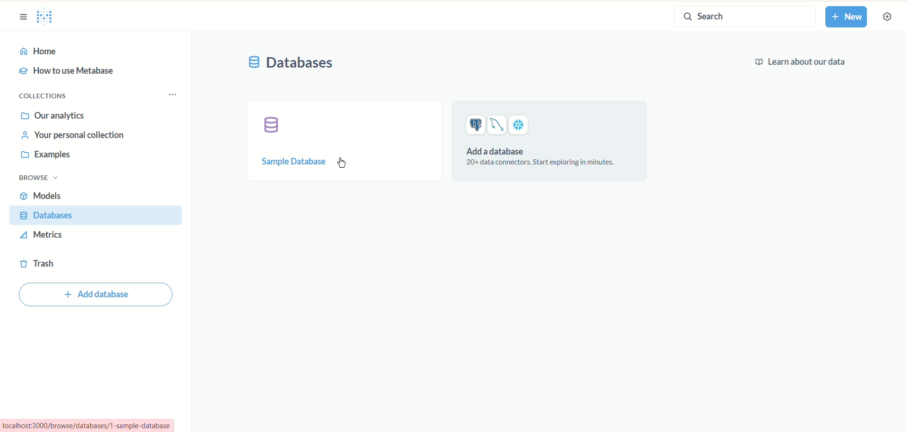 This screenshot has width=907, height=432. I want to click on database, so click(291, 63).